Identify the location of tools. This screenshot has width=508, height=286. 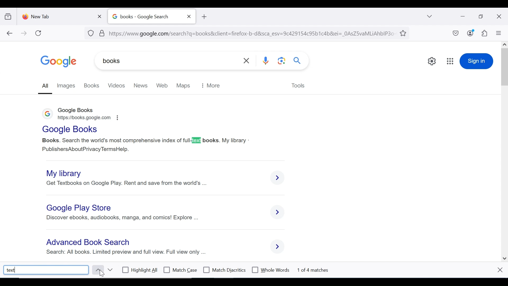
(298, 86).